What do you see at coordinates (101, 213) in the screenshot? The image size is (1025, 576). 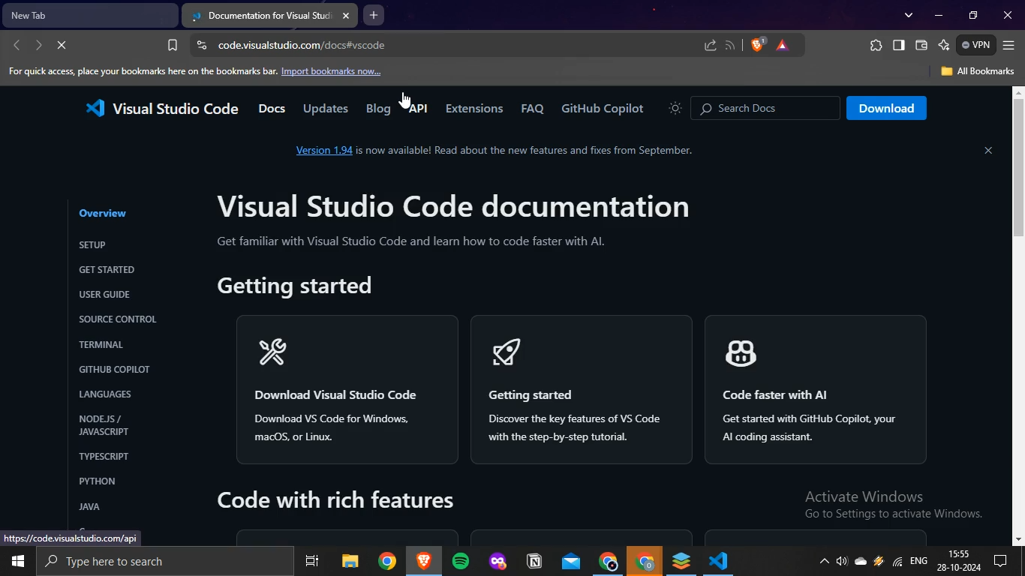 I see `Overview` at bounding box center [101, 213].